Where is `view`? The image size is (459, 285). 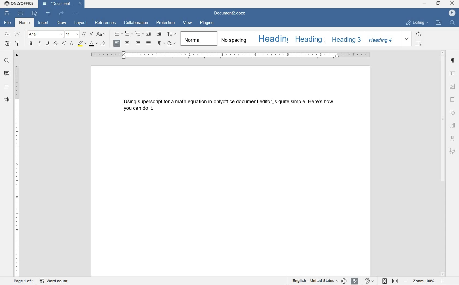 view is located at coordinates (188, 22).